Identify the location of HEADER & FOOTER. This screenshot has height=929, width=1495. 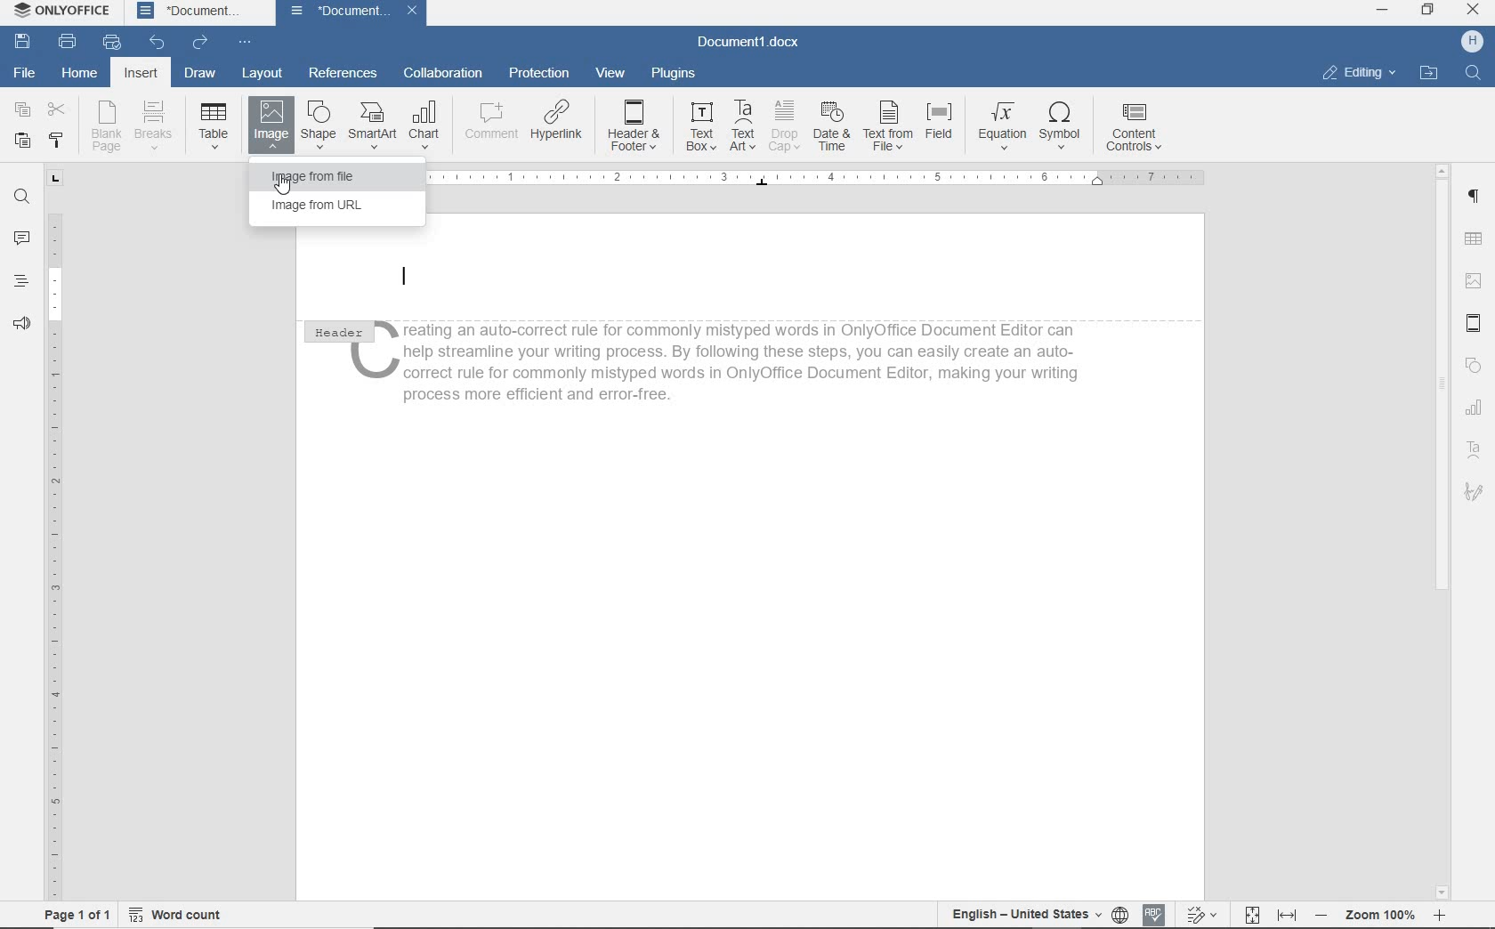
(1474, 325).